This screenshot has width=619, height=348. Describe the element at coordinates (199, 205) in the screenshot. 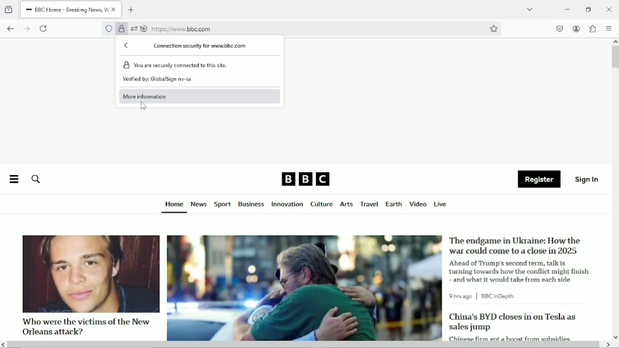

I see `News` at that location.